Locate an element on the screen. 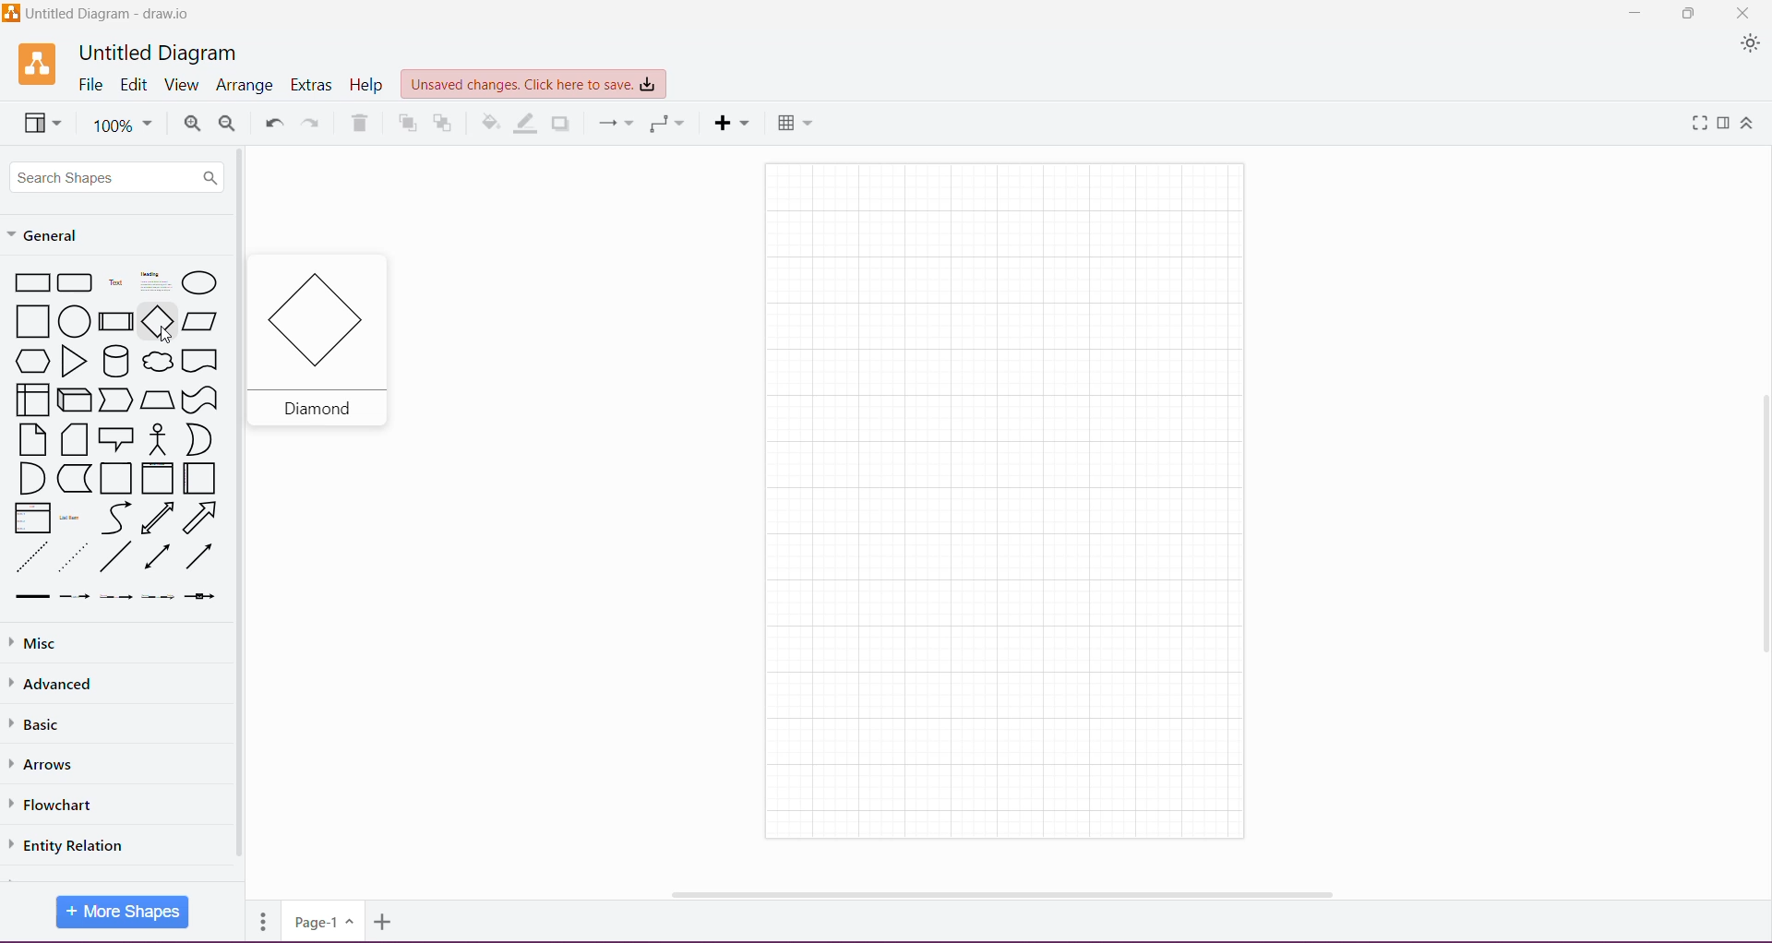 This screenshot has height=943, width=1772. Horizontal Scroll Bar is located at coordinates (1000, 893).